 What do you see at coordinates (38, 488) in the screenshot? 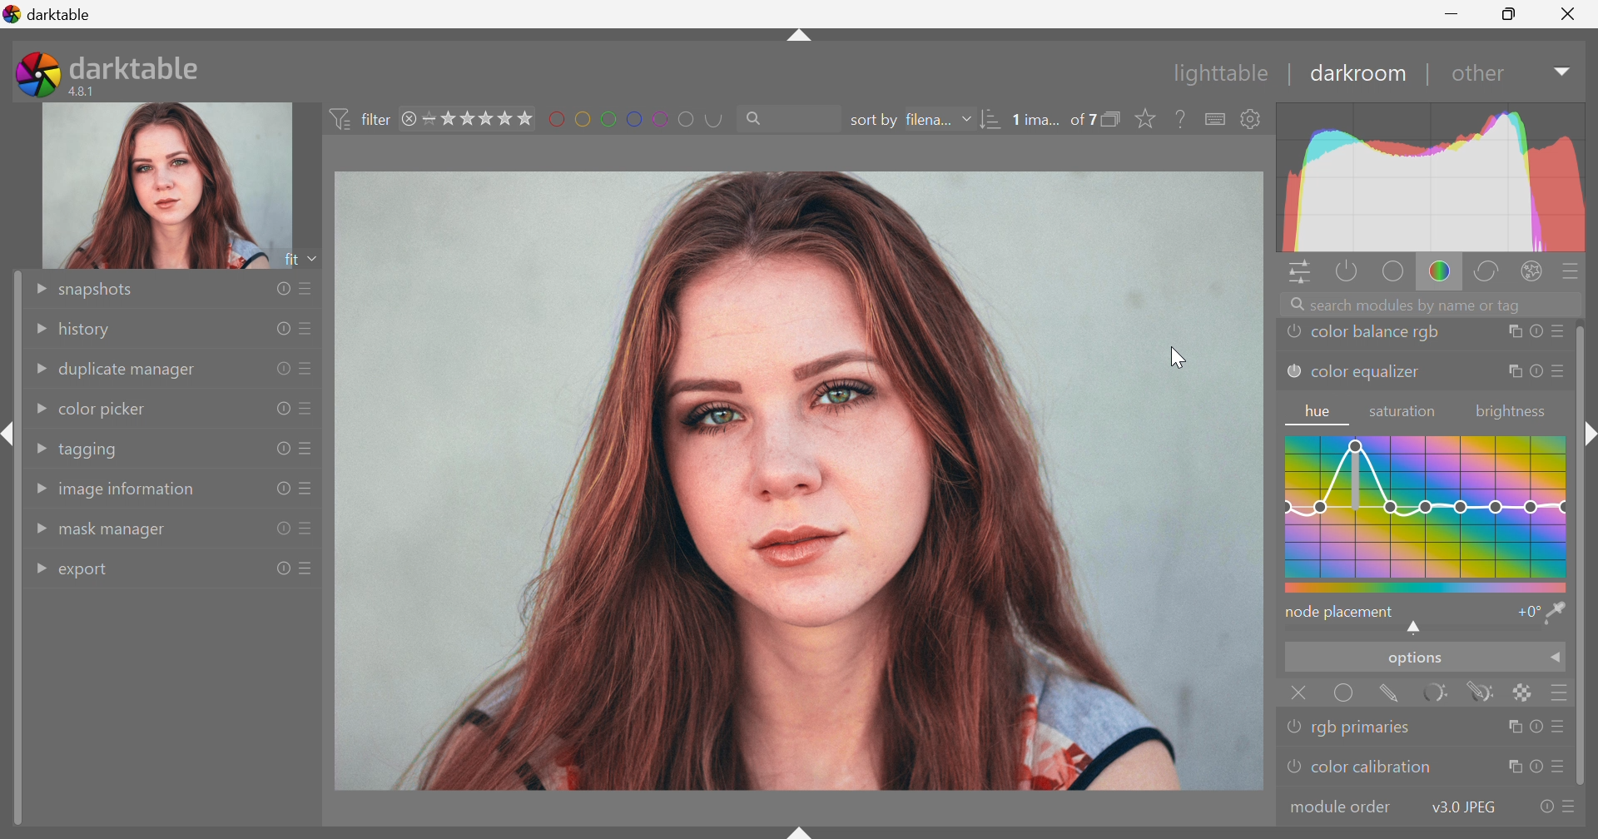
I see `Drop Down` at bounding box center [38, 488].